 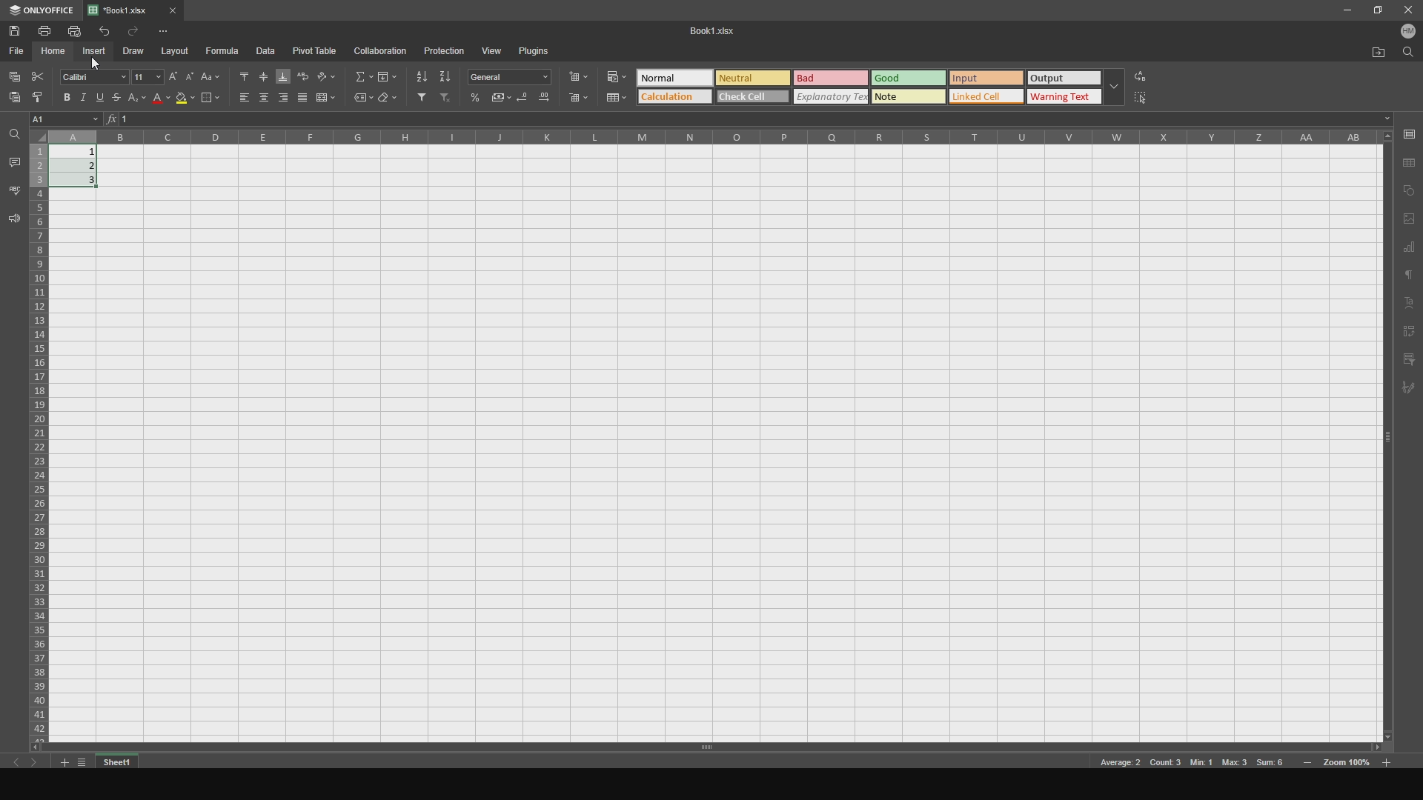 What do you see at coordinates (443, 50) in the screenshot?
I see `protection` at bounding box center [443, 50].